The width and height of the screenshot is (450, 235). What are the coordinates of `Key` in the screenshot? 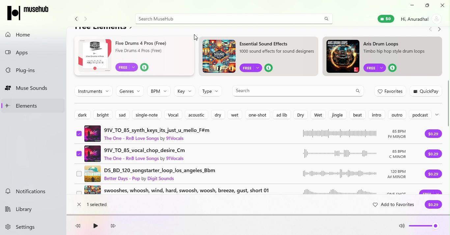 It's located at (184, 91).